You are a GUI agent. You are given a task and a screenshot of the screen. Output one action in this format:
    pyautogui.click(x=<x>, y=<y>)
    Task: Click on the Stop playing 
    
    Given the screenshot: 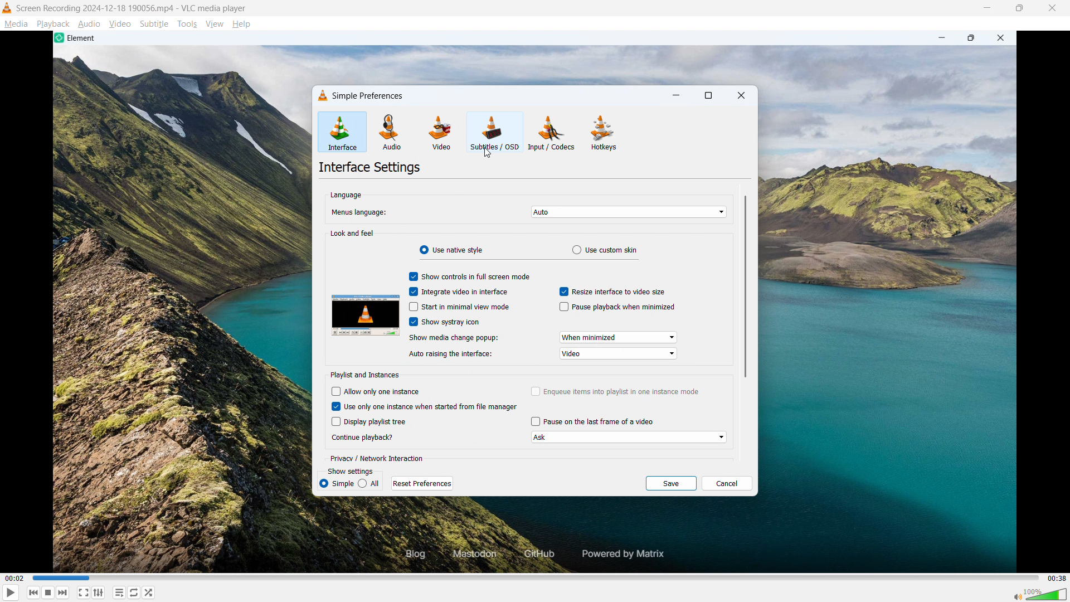 What is the action you would take?
    pyautogui.click(x=48, y=593)
    